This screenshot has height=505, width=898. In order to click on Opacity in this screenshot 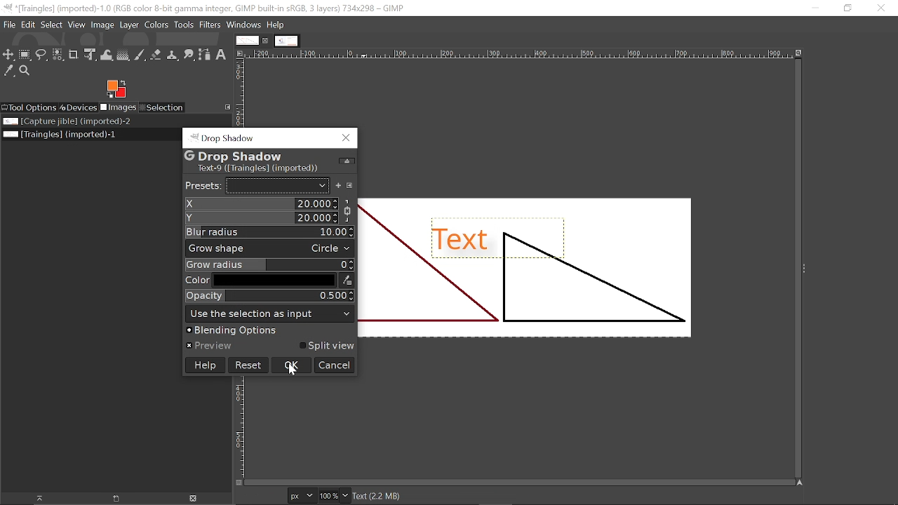, I will do `click(271, 296)`.